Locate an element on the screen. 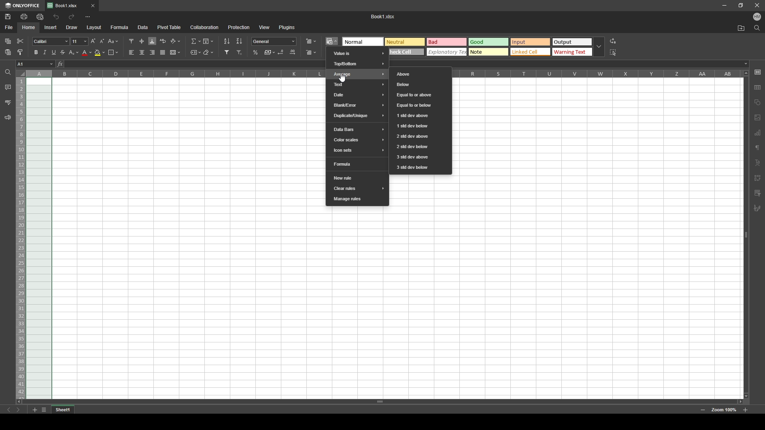 The height and width of the screenshot is (430, 765). protection is located at coordinates (239, 27).